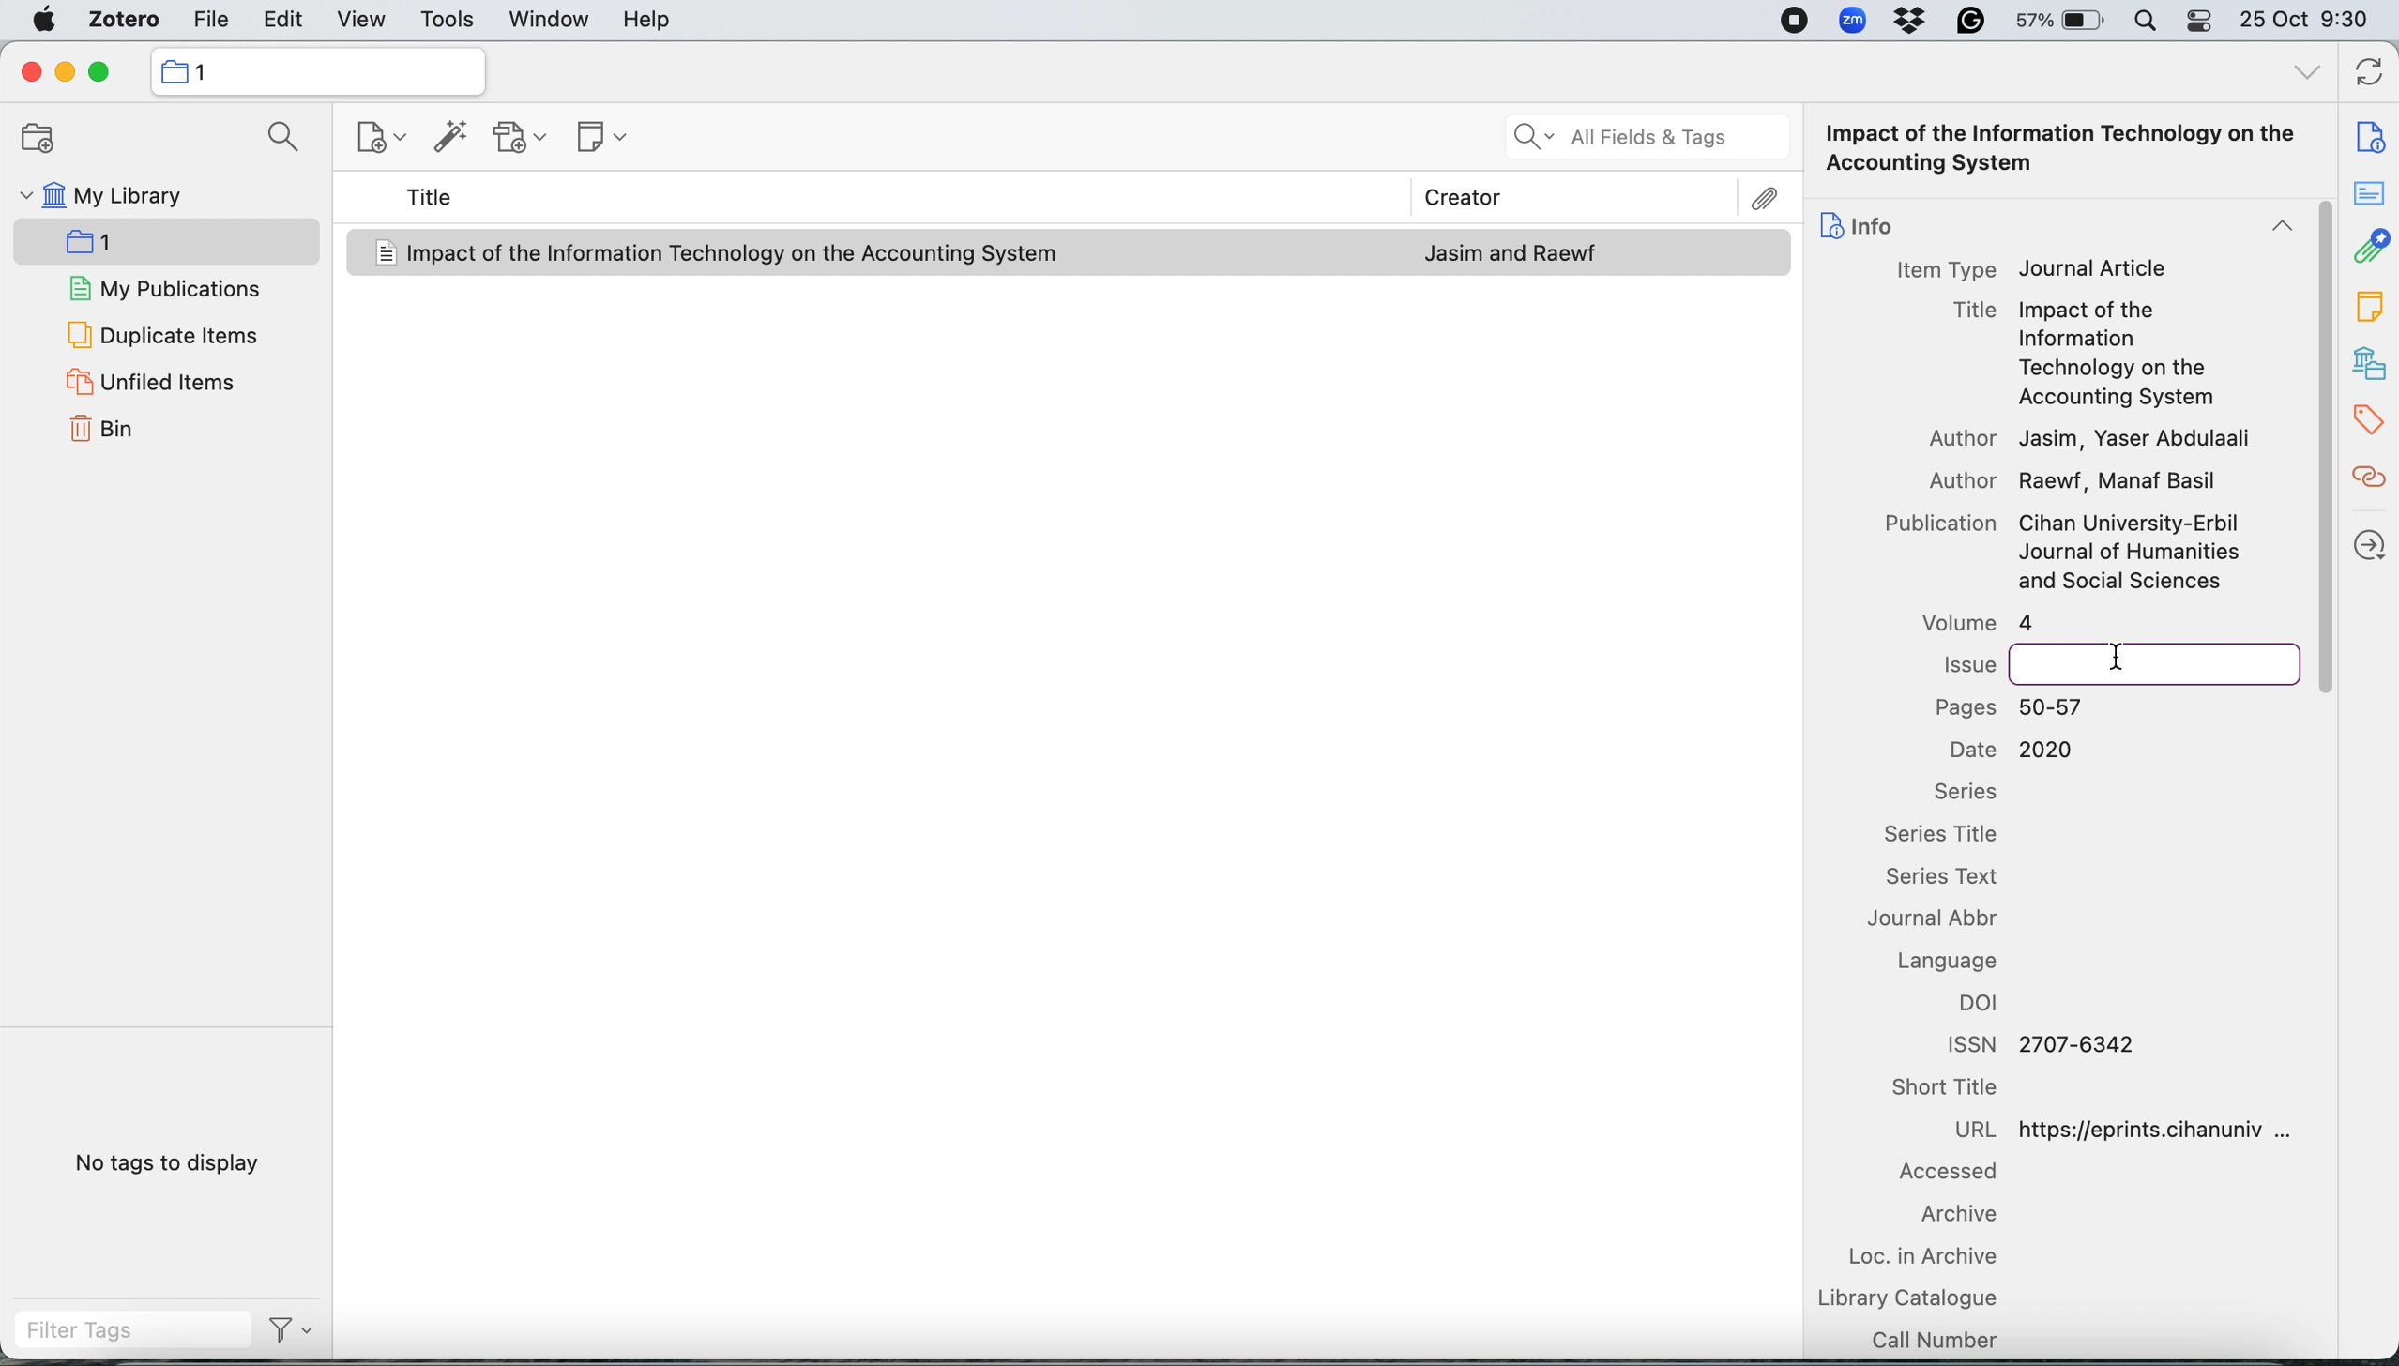 This screenshot has height=1366, width=2399. I want to click on Text cursor, so click(2121, 655).